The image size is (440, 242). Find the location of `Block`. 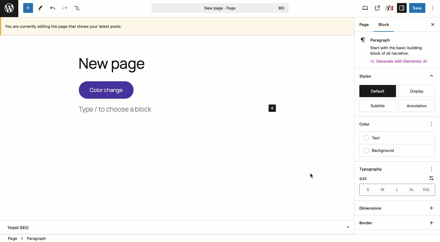

Block is located at coordinates (384, 27).